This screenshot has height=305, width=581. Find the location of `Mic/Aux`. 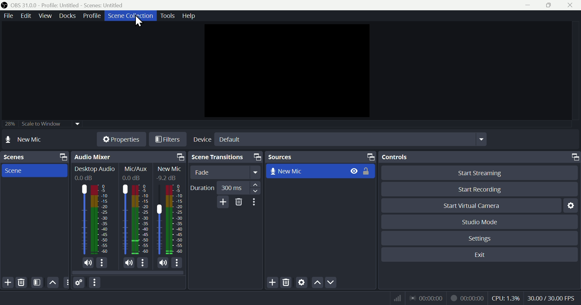

Mic/Aux is located at coordinates (137, 169).